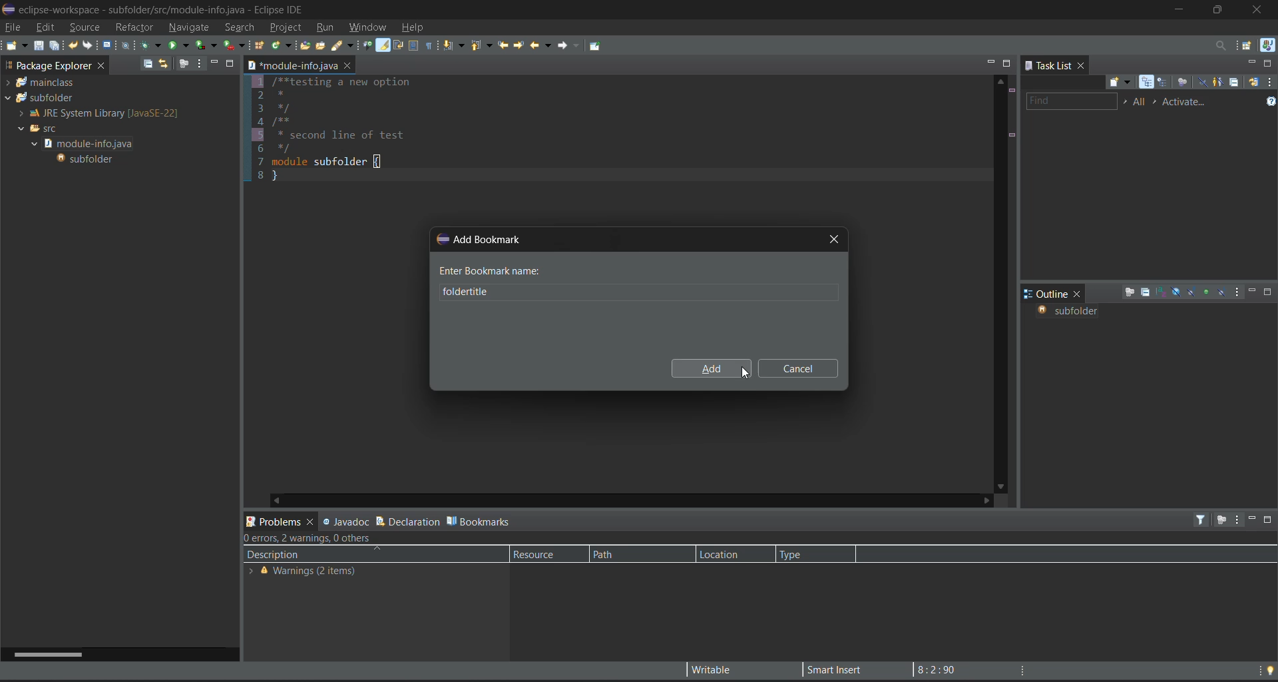 The height and width of the screenshot is (682, 1278). I want to click on close, so click(1080, 294).